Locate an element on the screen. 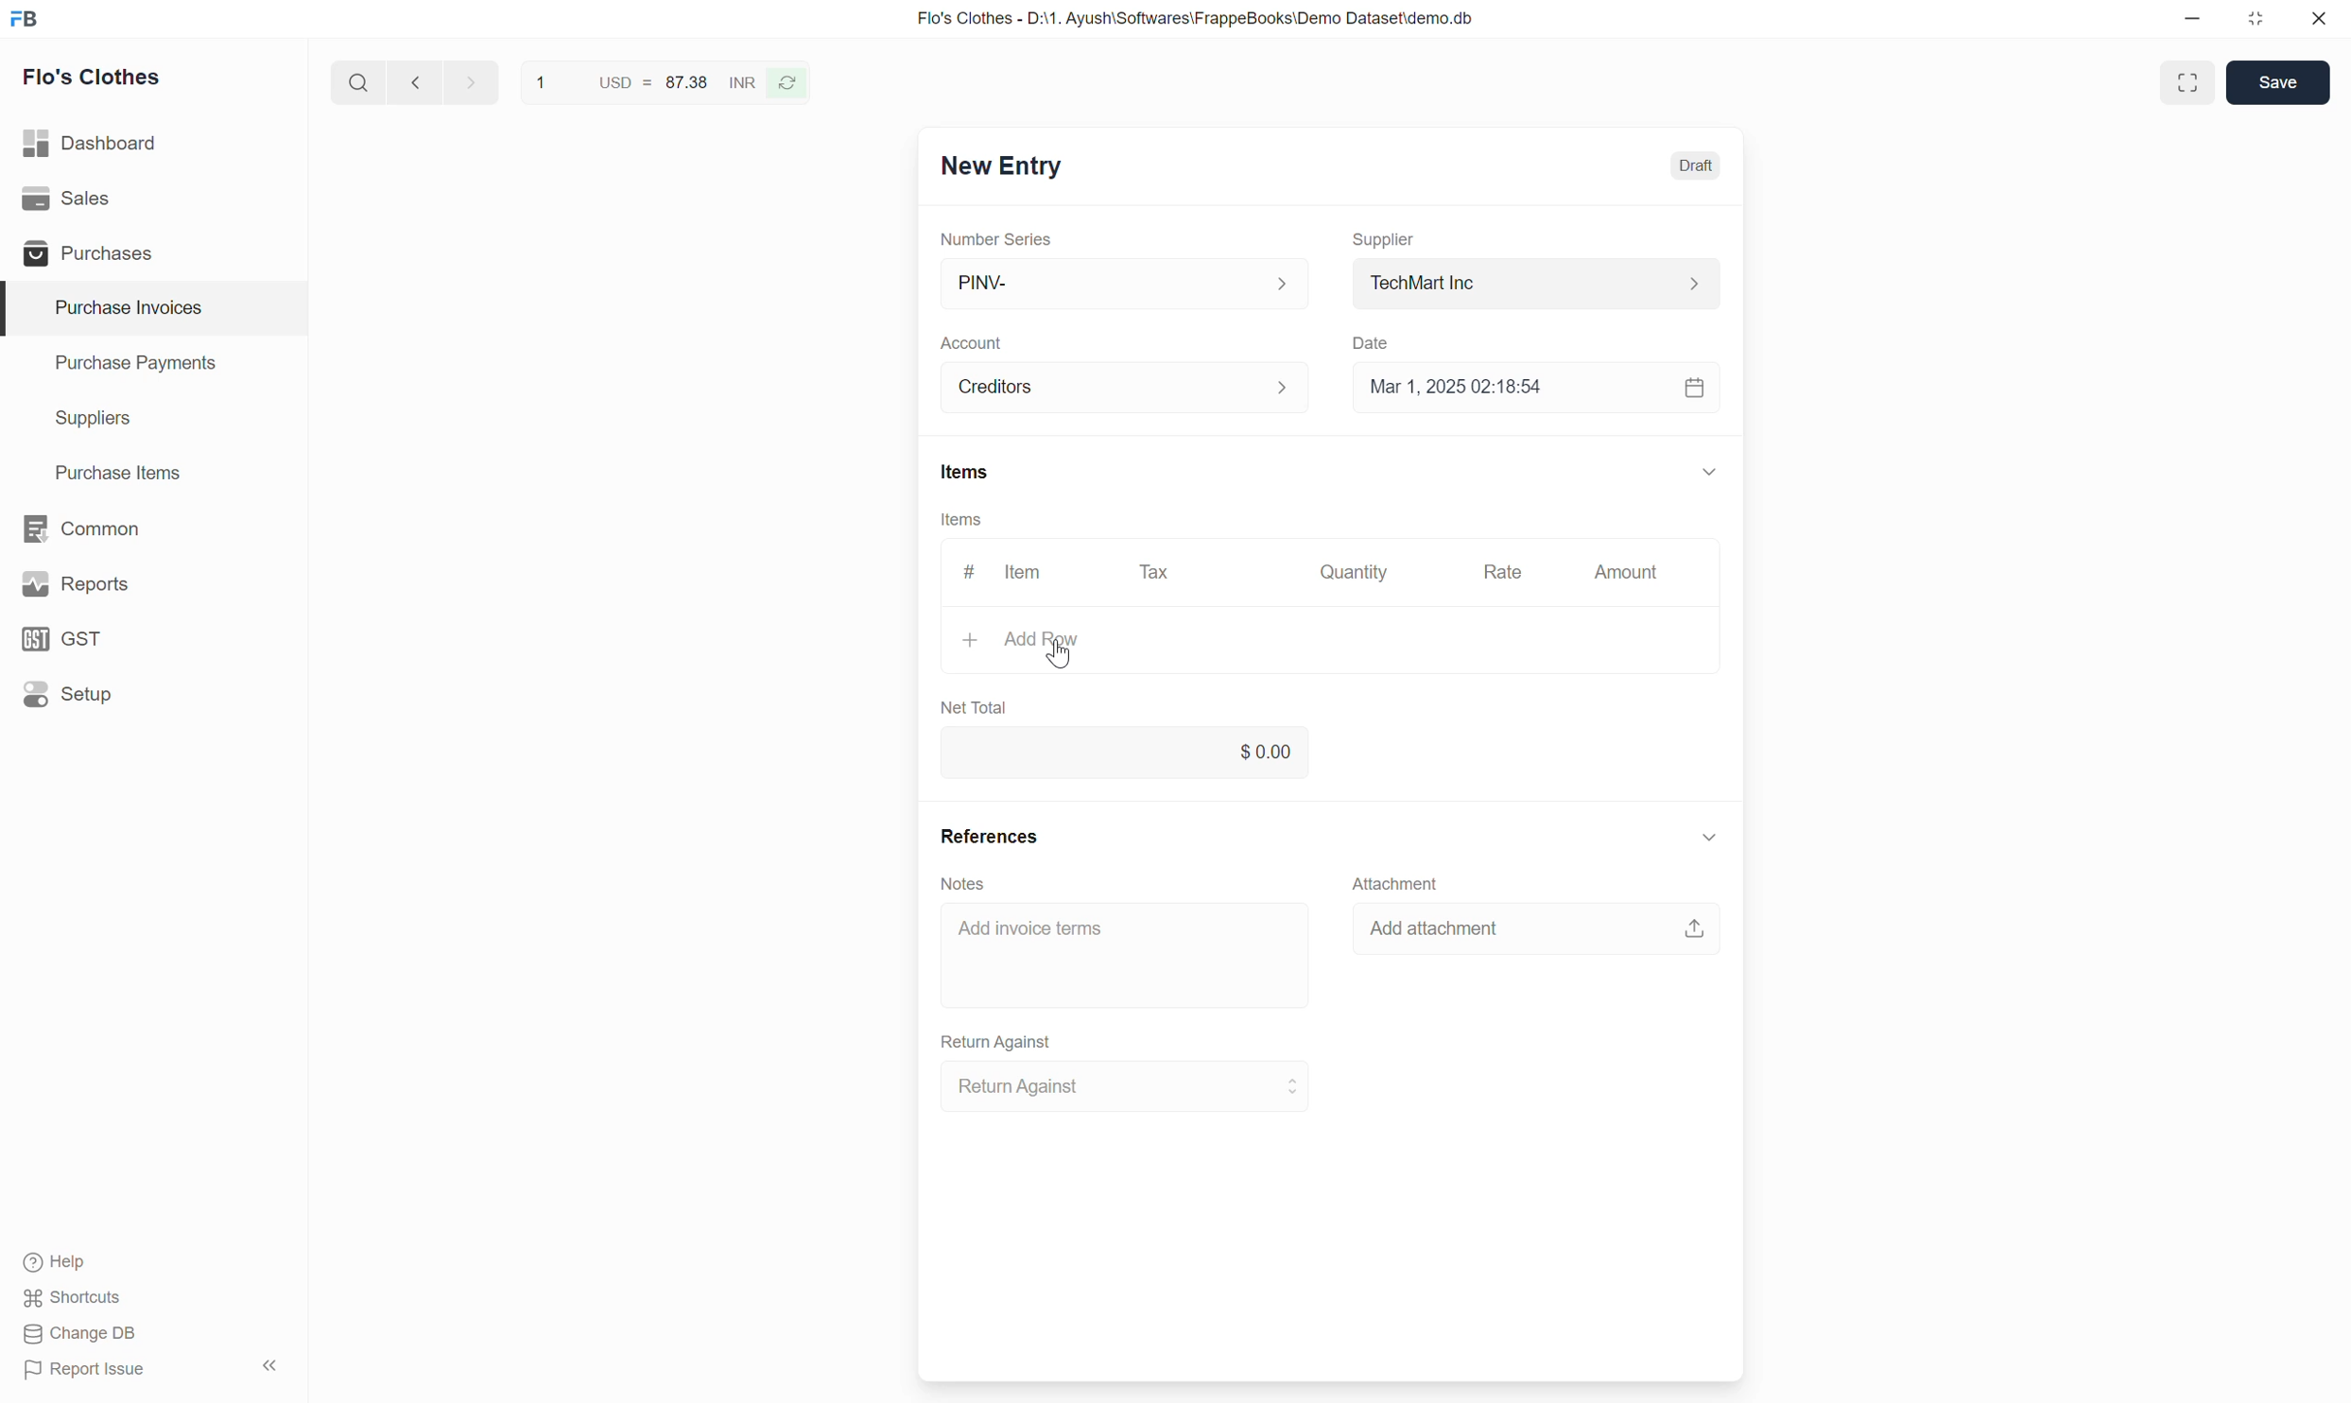 This screenshot has width=2351, height=1403. Rate is located at coordinates (1503, 572).